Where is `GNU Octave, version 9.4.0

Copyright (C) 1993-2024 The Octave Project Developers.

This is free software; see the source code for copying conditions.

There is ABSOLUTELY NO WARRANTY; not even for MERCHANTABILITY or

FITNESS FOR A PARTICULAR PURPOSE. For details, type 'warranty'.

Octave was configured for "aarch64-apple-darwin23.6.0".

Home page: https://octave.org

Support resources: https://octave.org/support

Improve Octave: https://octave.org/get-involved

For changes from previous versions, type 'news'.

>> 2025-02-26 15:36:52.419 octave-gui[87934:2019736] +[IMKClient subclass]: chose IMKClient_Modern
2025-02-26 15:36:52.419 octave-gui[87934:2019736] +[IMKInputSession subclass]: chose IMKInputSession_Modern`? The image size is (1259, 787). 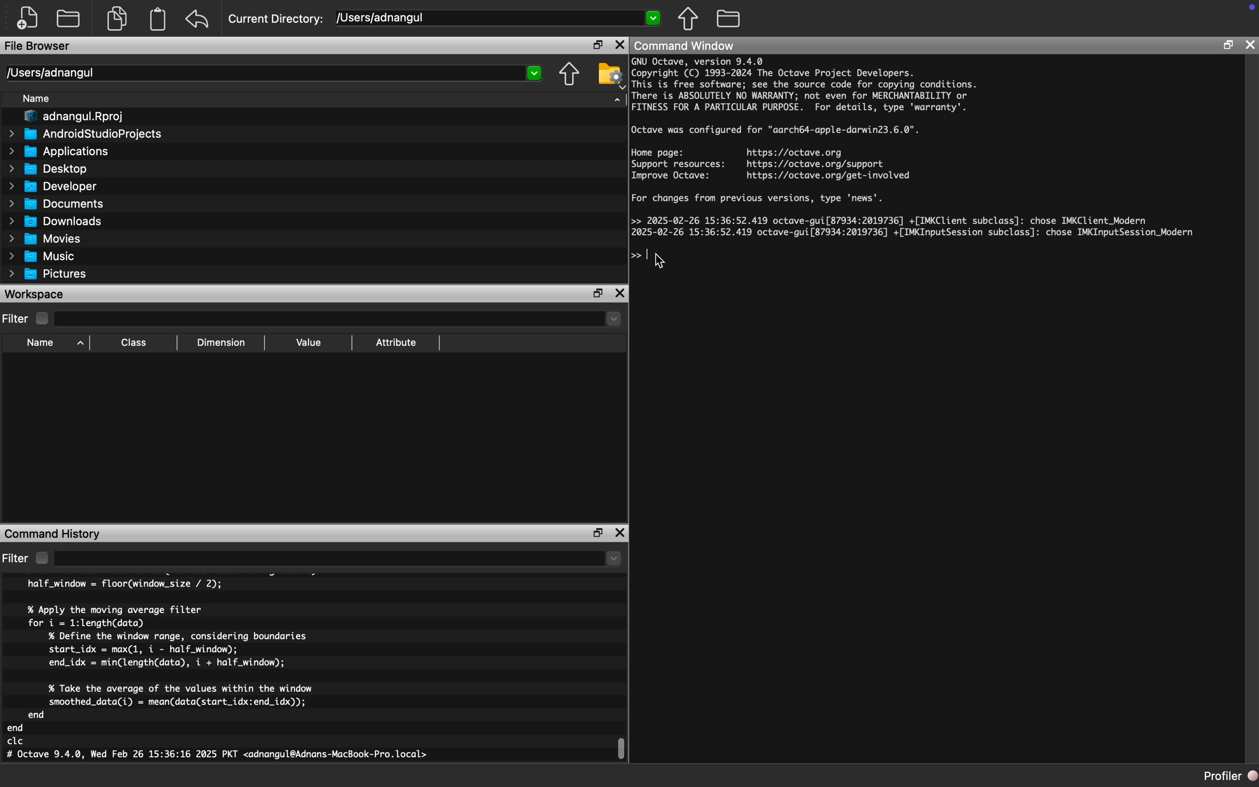
GNU Octave, version 9.4.0

Copyright (C) 1993-2024 The Octave Project Developers.

This is free software; see the source code for copying conditions.

There is ABSOLUTELY NO WARRANTY; not even for MERCHANTABILITY or

FITNESS FOR A PARTICULAR PURPOSE. For details, type 'warranty'.

Octave was configured for "aarch64-apple-darwin23.6.0".

Home page: https://octave.org

Support resources: https://octave.org/support

Improve Octave: https://octave.org/get-involved

For changes from previous versions, type 'news'.

>> 2025-02-26 15:36:52.419 octave-gui[87934:2019736] +[IMKClient subclass]: chose IMKClient_Modern
2025-02-26 15:36:52.419 octave-gui[87934:2019736] +[IMKInputSession subclass]: chose IMKInputSession_Modern is located at coordinates (916, 147).